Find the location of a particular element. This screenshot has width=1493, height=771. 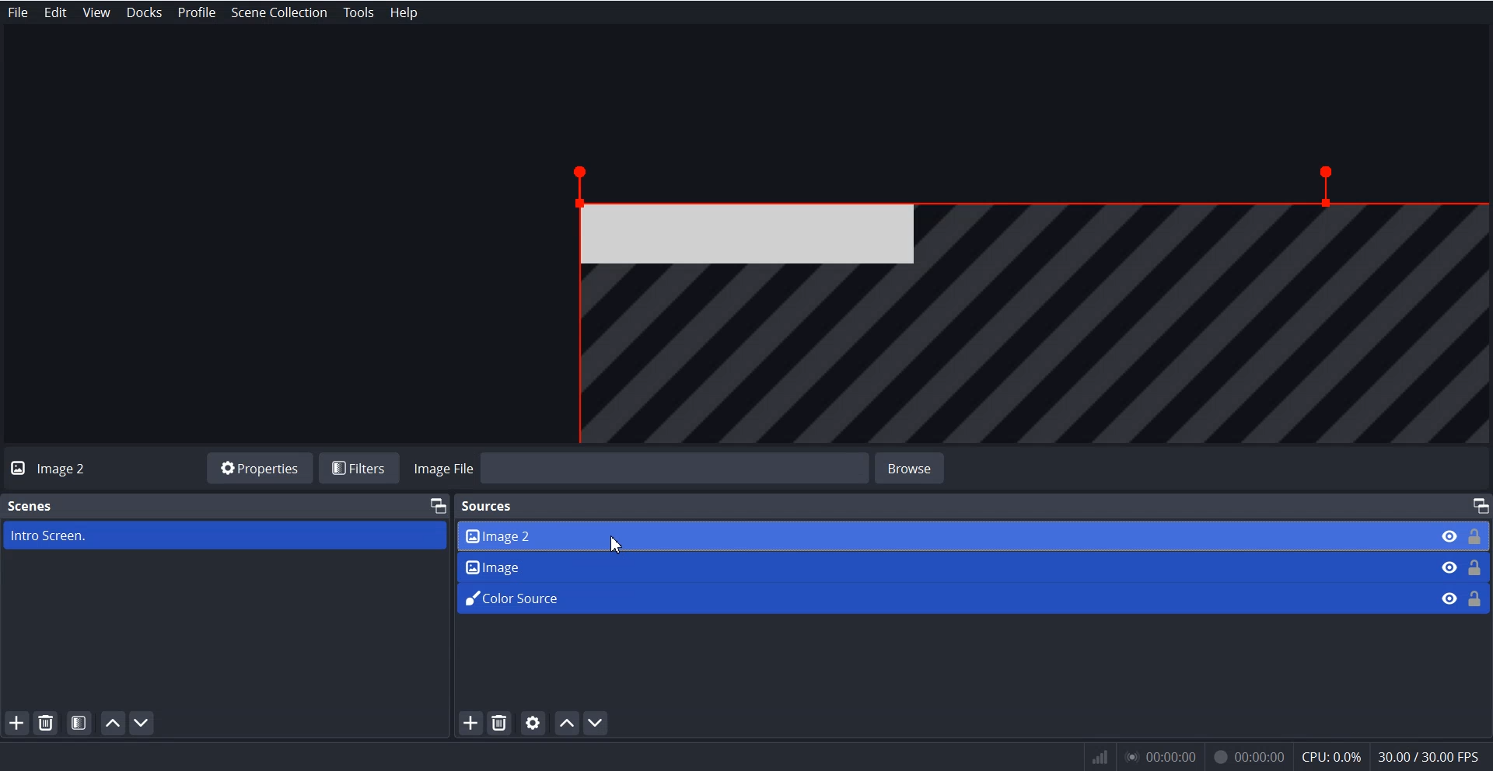

Remove Selected Scene is located at coordinates (47, 723).